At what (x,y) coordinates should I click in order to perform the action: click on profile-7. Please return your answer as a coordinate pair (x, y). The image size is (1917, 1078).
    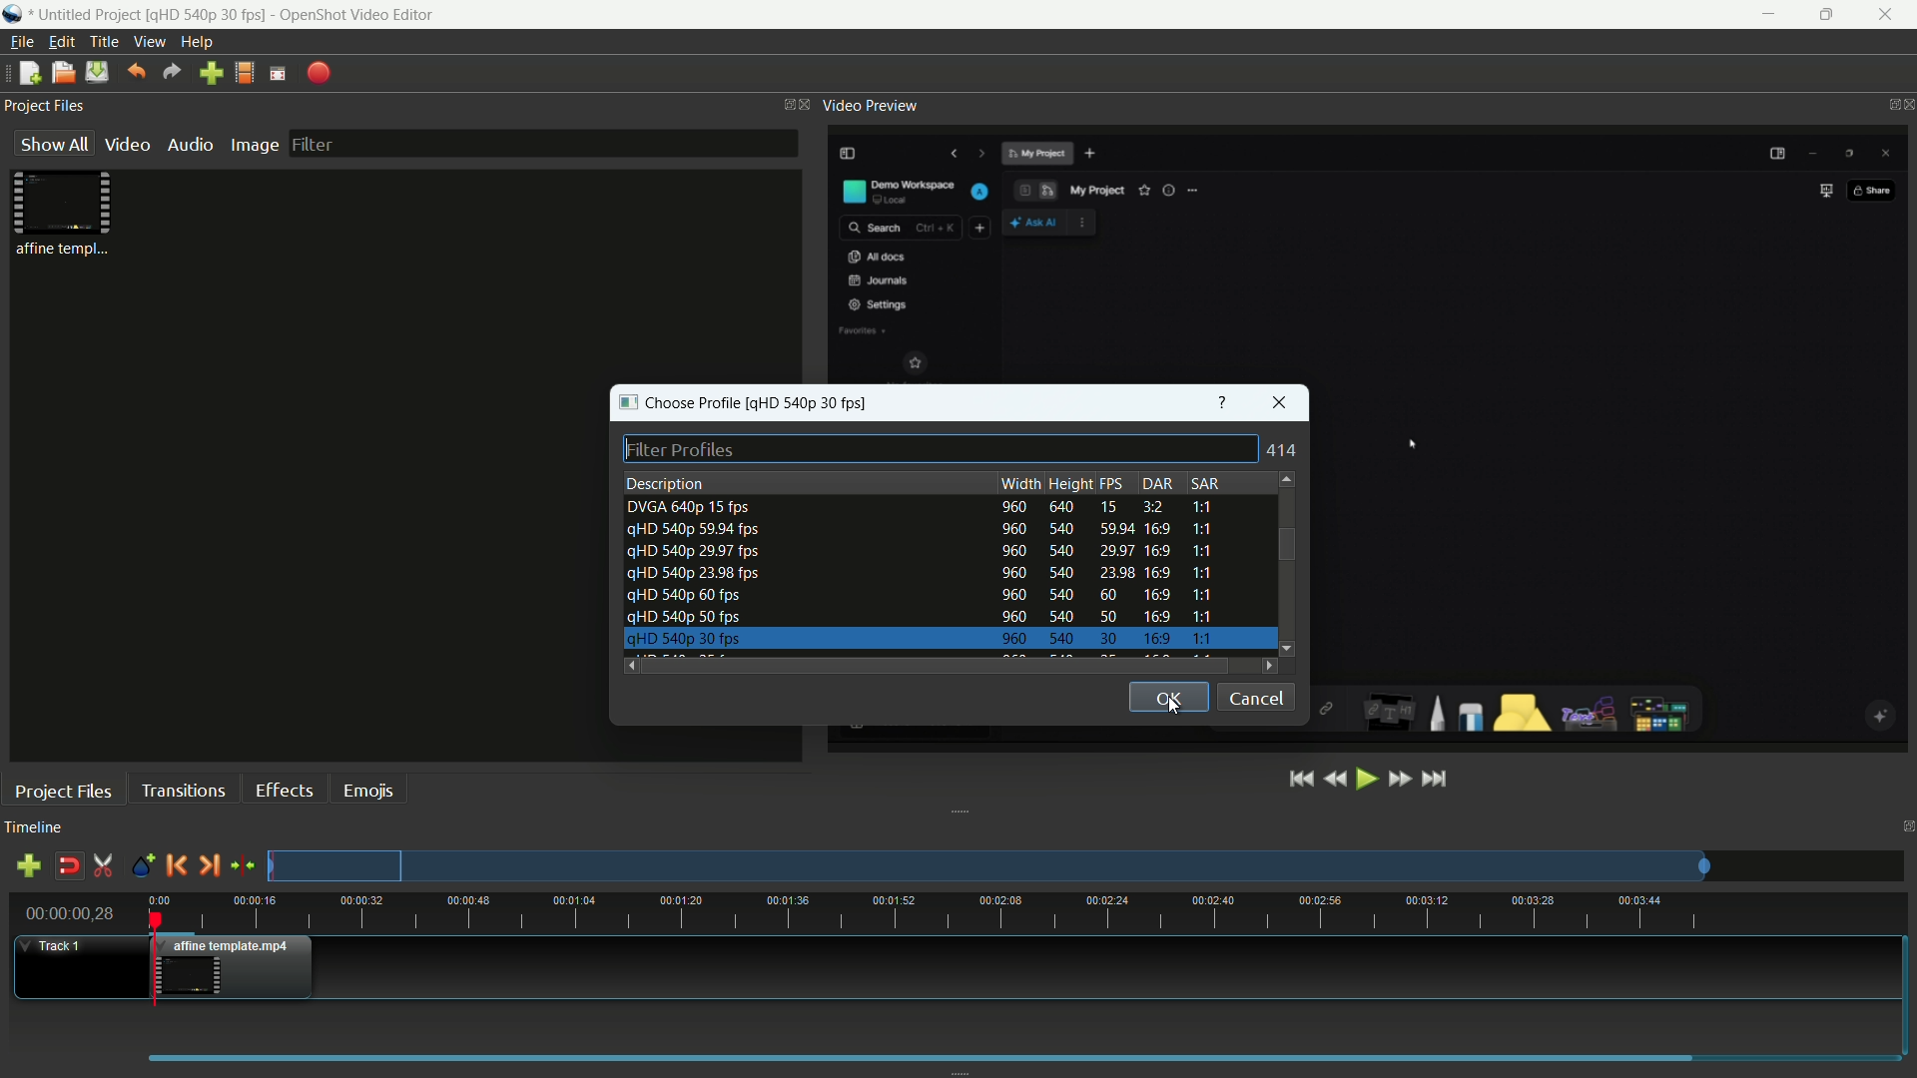
    Looking at the image, I should click on (916, 641).